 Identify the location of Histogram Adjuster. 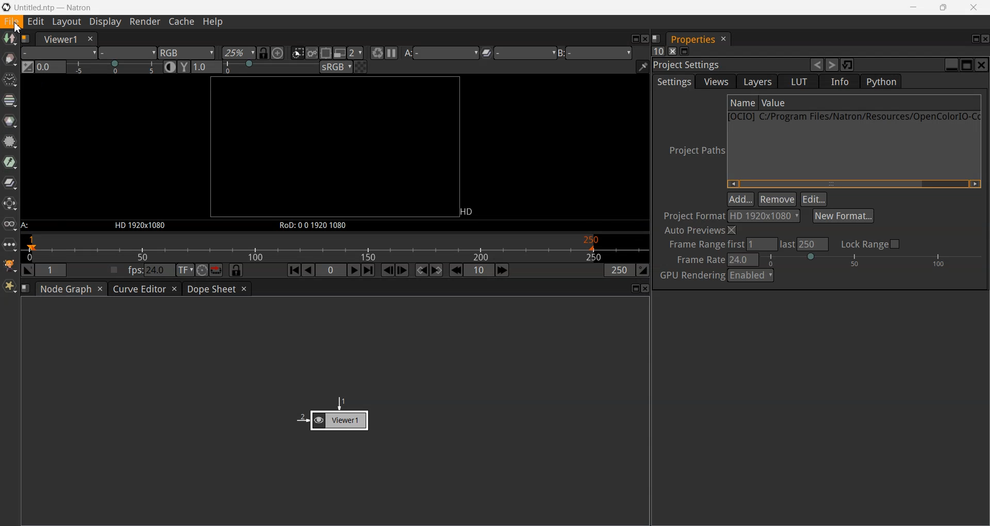
(115, 66).